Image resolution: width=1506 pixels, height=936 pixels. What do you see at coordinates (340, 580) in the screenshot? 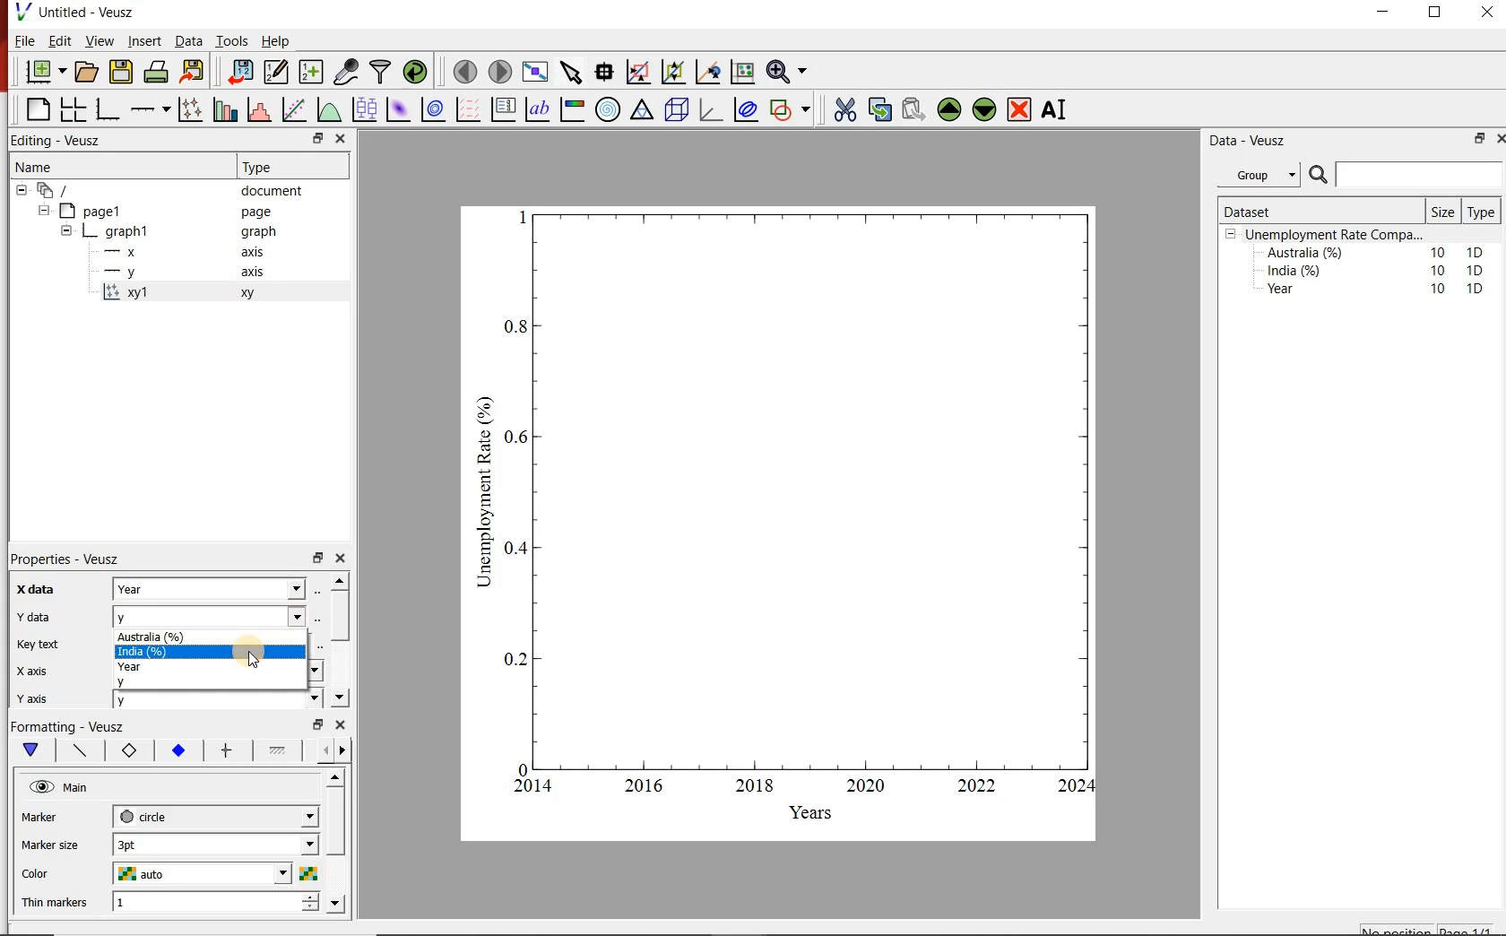
I see `move up` at bounding box center [340, 580].